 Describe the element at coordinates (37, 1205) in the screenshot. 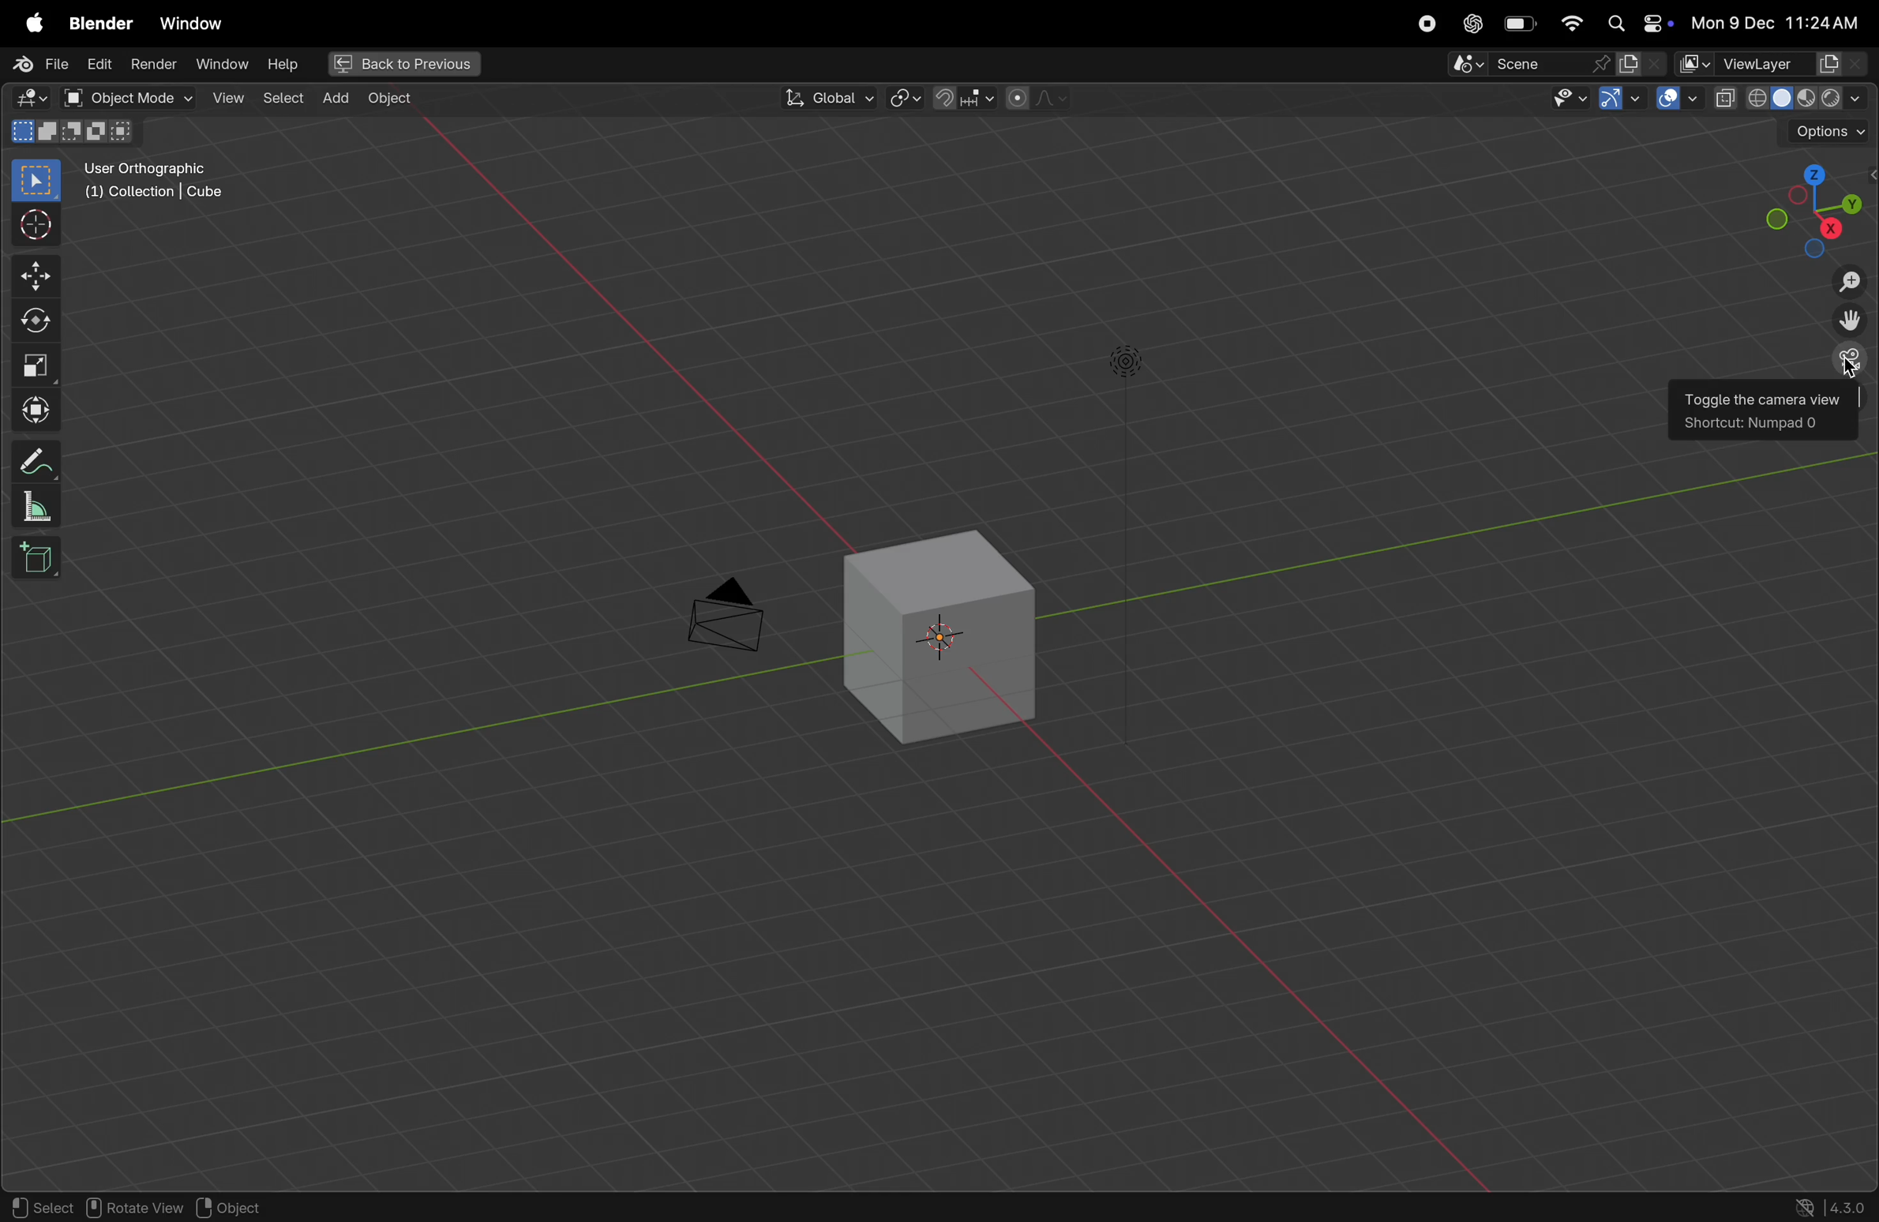

I see `select` at that location.